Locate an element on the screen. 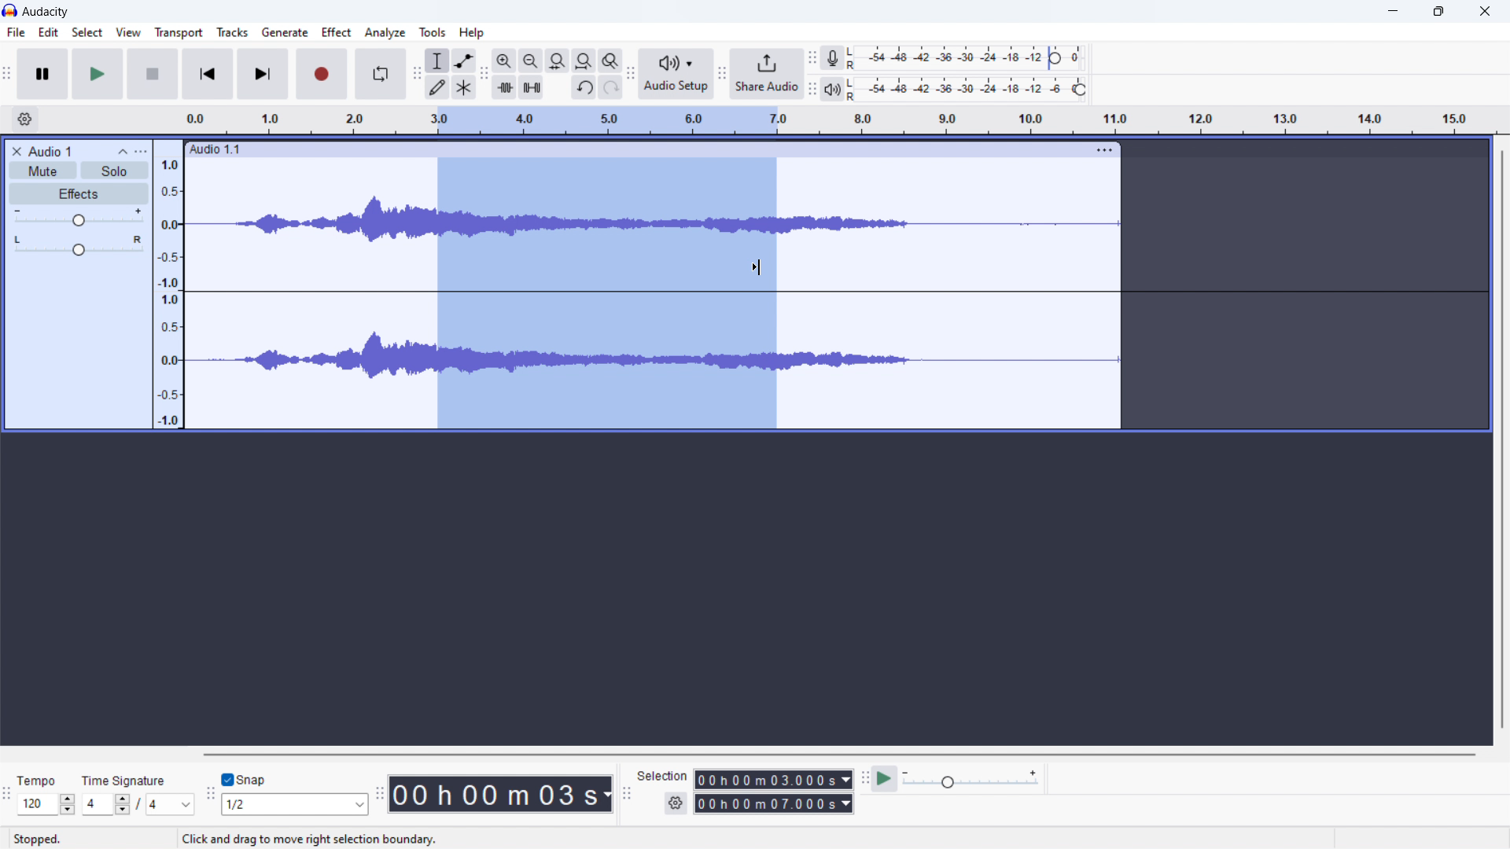 The height and width of the screenshot is (849, 1510). trim audio outside selection is located at coordinates (506, 87).